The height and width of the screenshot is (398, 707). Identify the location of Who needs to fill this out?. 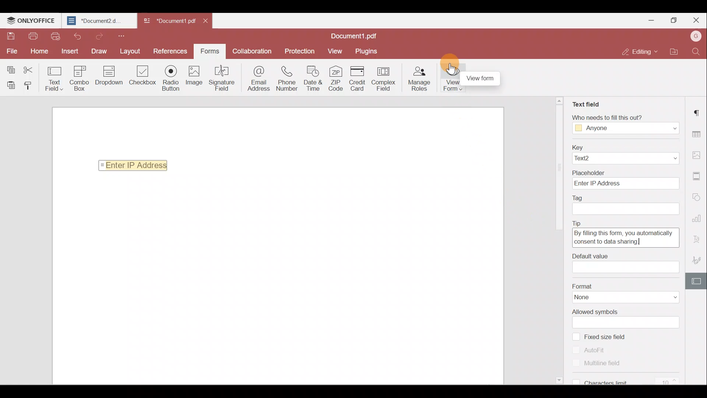
(621, 116).